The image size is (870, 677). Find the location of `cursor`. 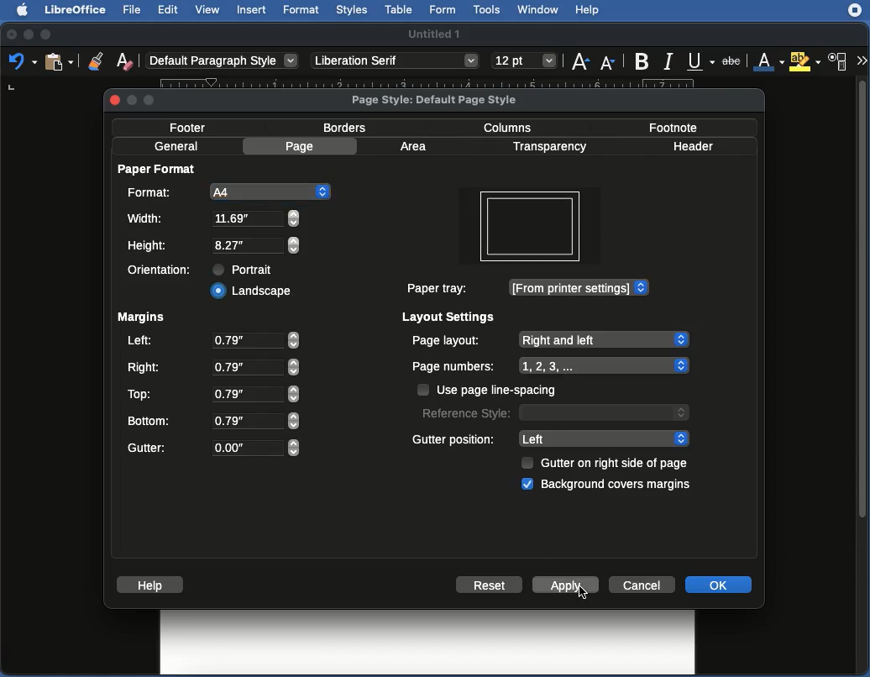

cursor is located at coordinates (583, 592).